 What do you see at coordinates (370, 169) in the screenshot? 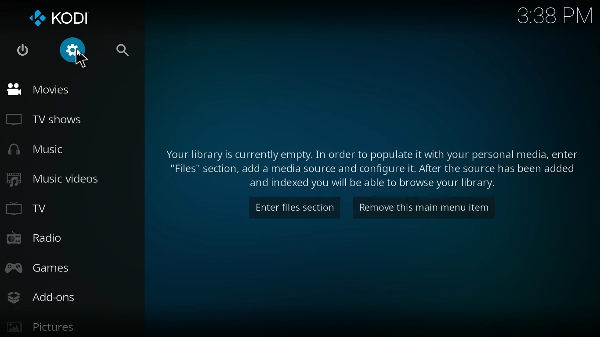
I see `Your library is currently empty. In order to populate it with your personal media, enter
"Files" section, add a media source and configure it. After the source has been added
and indexed you will be able to browse your library.` at bounding box center [370, 169].